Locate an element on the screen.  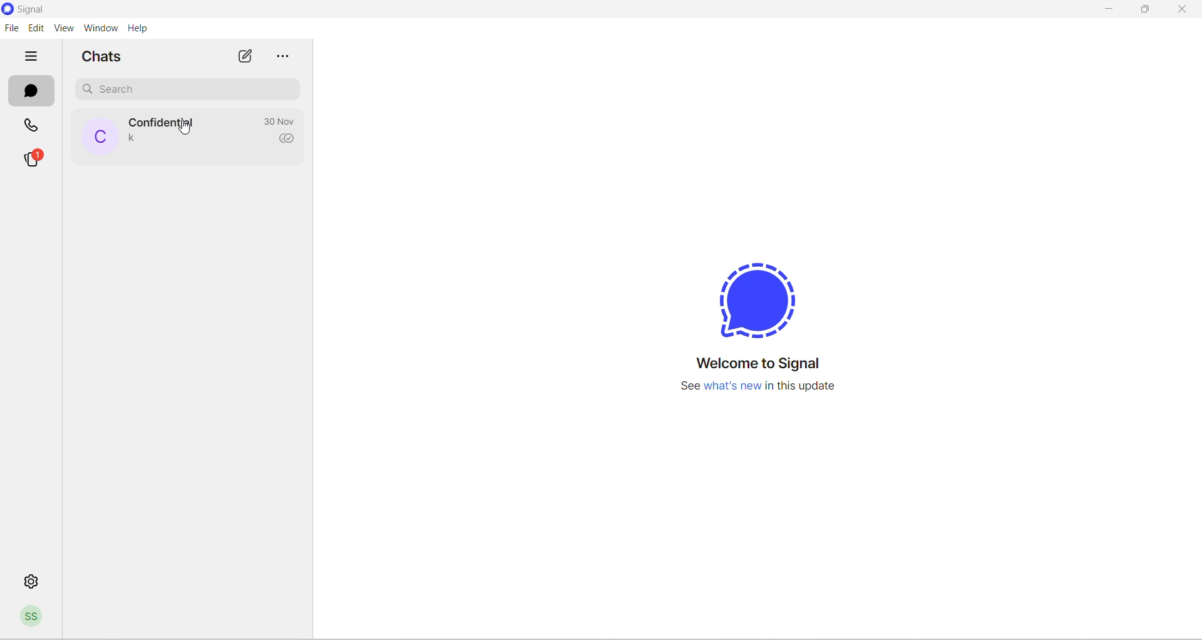
stories is located at coordinates (33, 159).